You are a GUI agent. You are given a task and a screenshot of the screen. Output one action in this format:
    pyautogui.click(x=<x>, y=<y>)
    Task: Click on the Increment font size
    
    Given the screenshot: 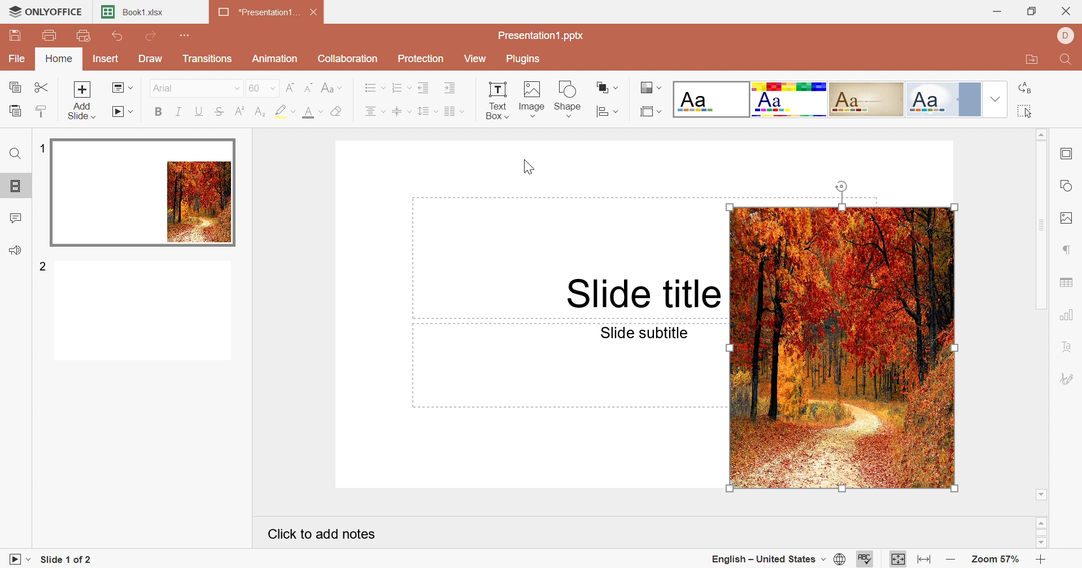 What is the action you would take?
    pyautogui.click(x=290, y=88)
    